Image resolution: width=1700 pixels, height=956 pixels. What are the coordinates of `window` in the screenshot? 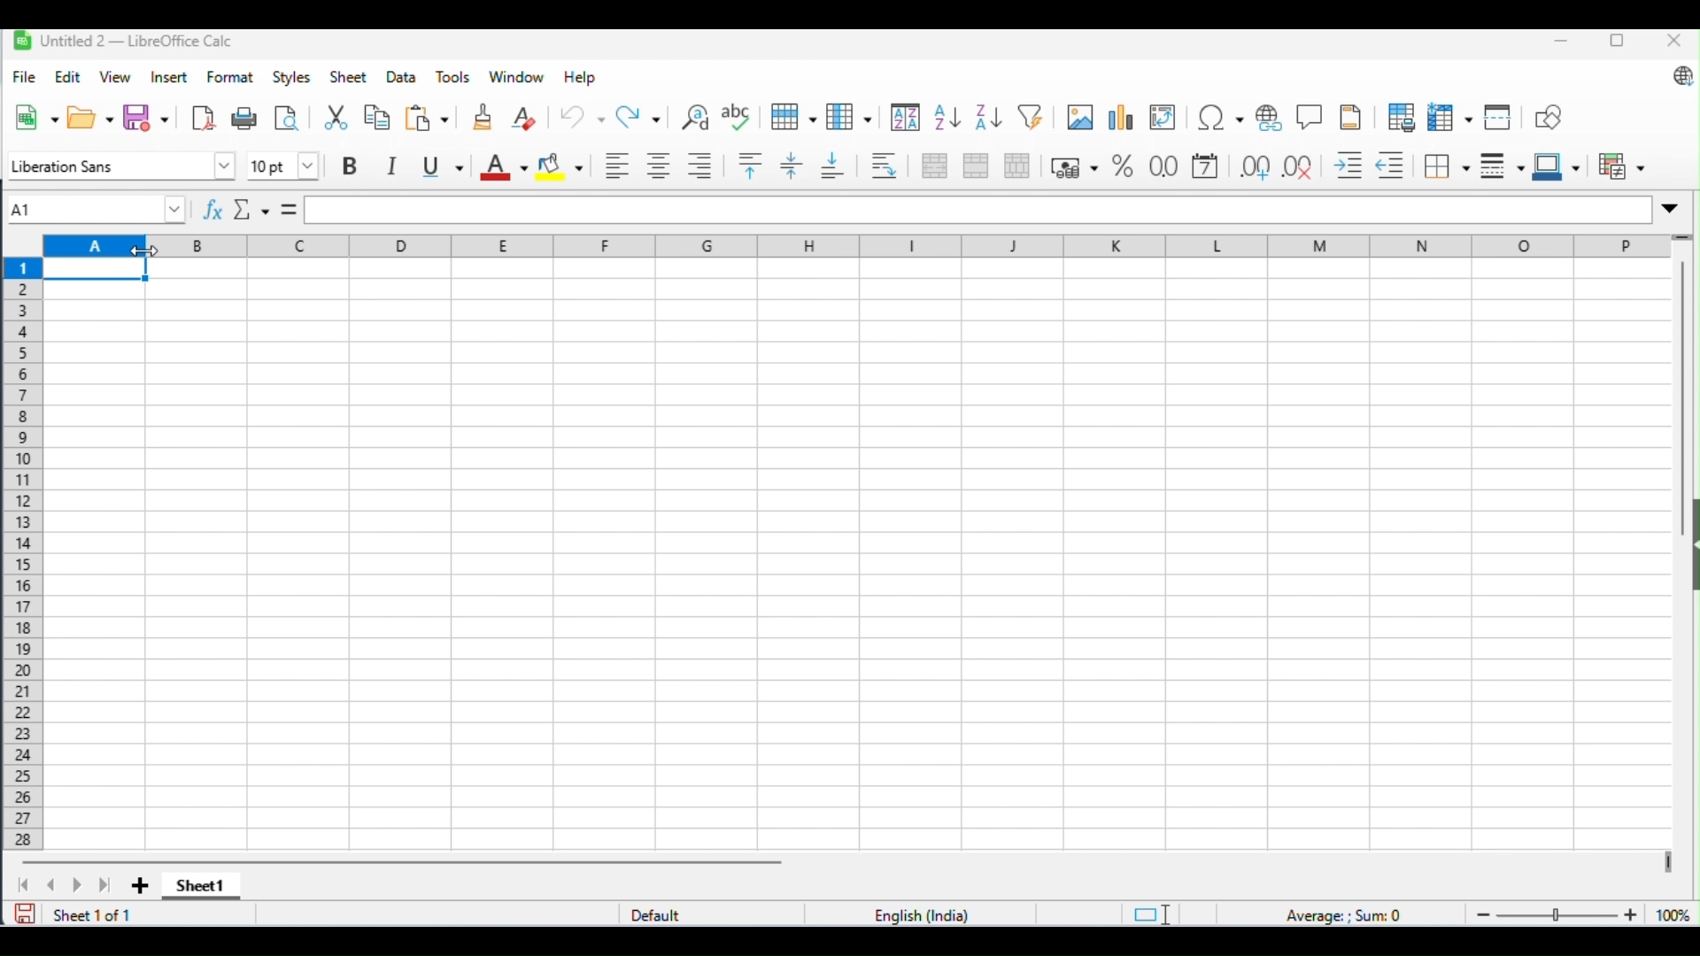 It's located at (519, 77).